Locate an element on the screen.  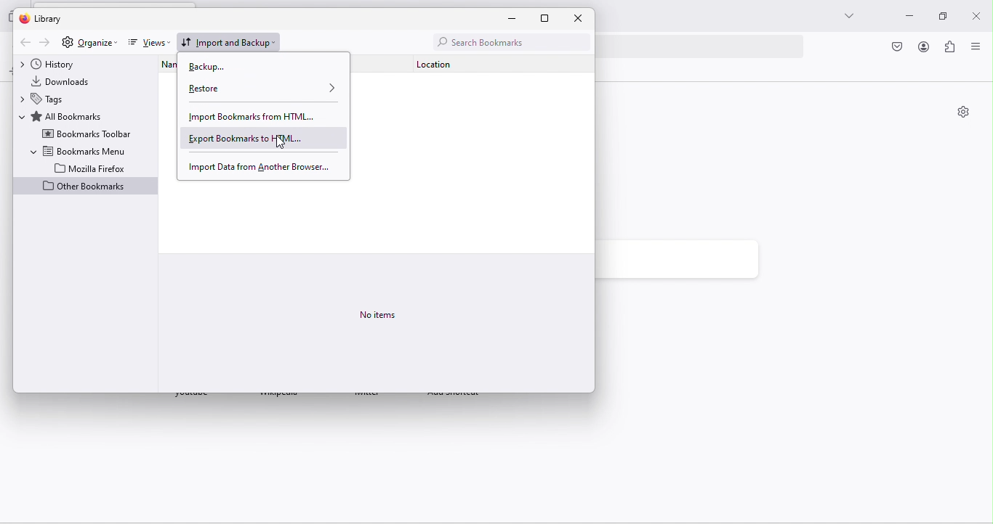
library is located at coordinates (50, 18).